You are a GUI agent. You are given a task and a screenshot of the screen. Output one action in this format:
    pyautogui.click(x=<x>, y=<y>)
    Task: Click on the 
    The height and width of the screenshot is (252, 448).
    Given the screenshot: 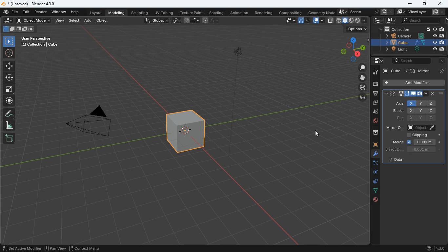 What is the action you would take?
    pyautogui.click(x=422, y=35)
    